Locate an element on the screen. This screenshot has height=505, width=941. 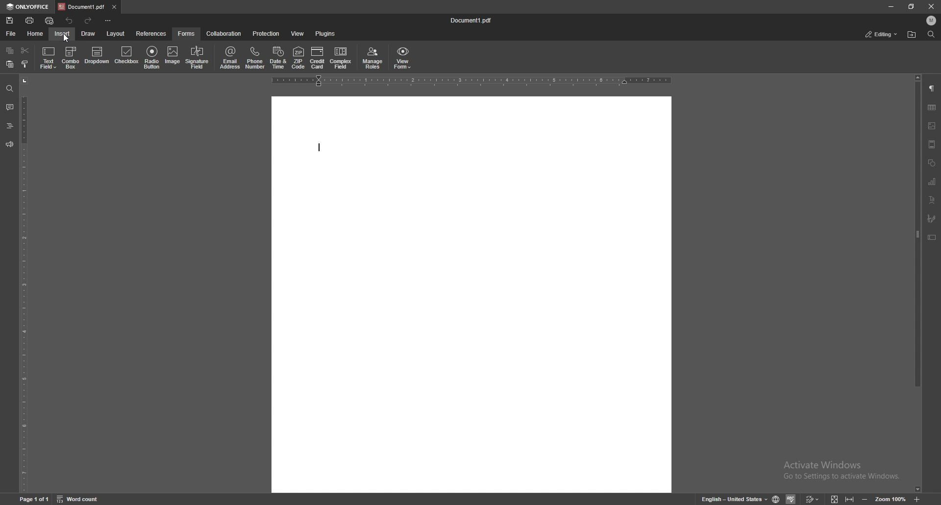
page is located at coordinates (34, 499).